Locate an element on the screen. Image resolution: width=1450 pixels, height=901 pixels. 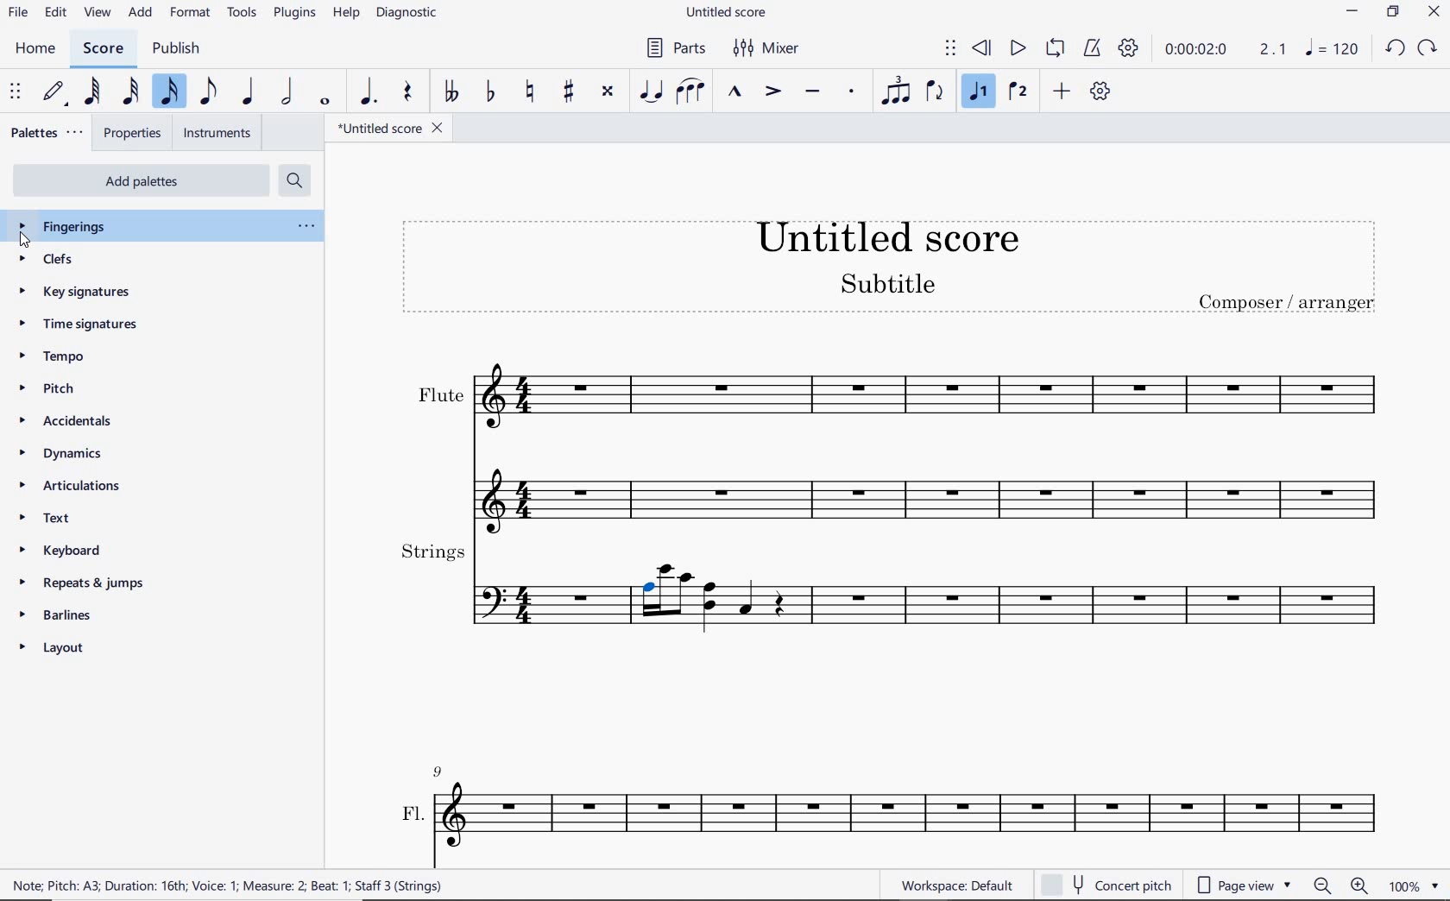
 is located at coordinates (503, 593).